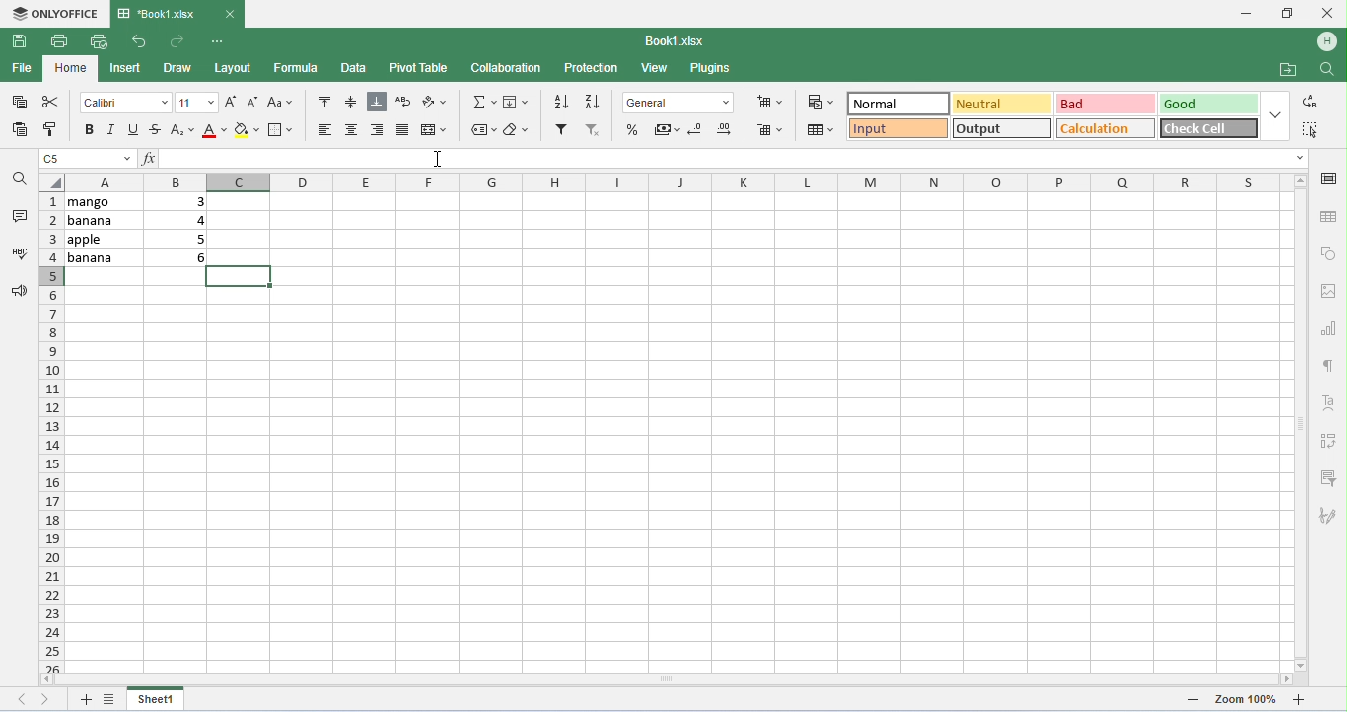 This screenshot has width=1347, height=712. Describe the element at coordinates (377, 131) in the screenshot. I see `align left` at that location.